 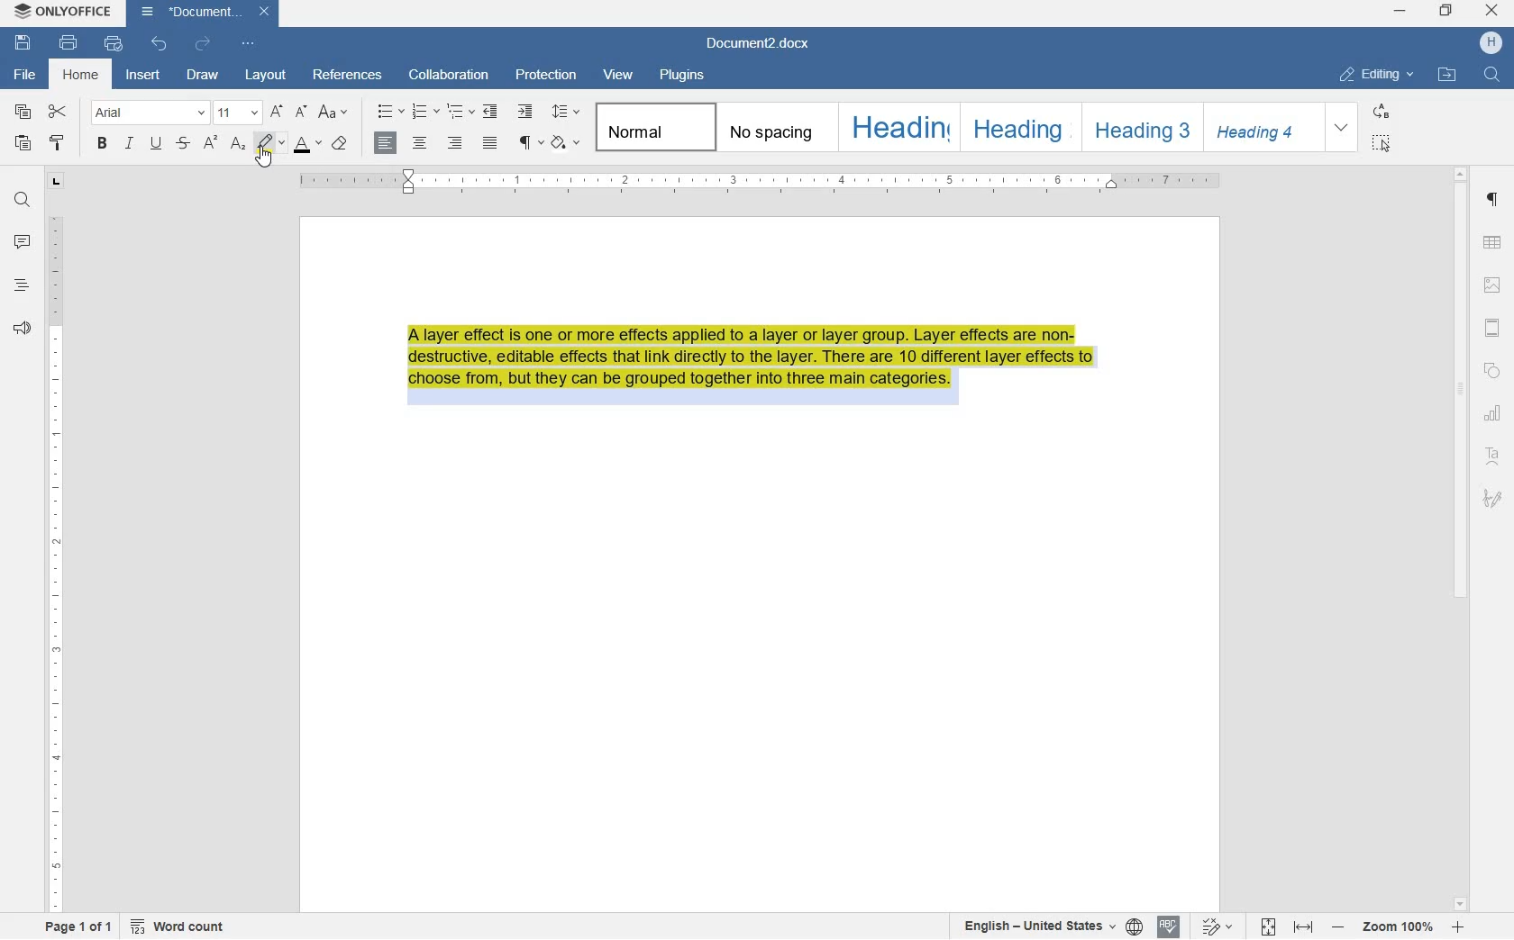 What do you see at coordinates (1398, 929) in the screenshot?
I see `ZOOM IN OR OUT` at bounding box center [1398, 929].